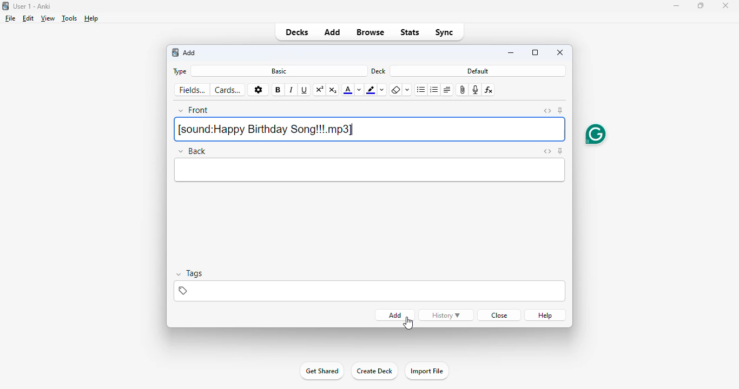 Image resolution: width=739 pixels, height=389 pixels. What do you see at coordinates (725, 5) in the screenshot?
I see `close` at bounding box center [725, 5].